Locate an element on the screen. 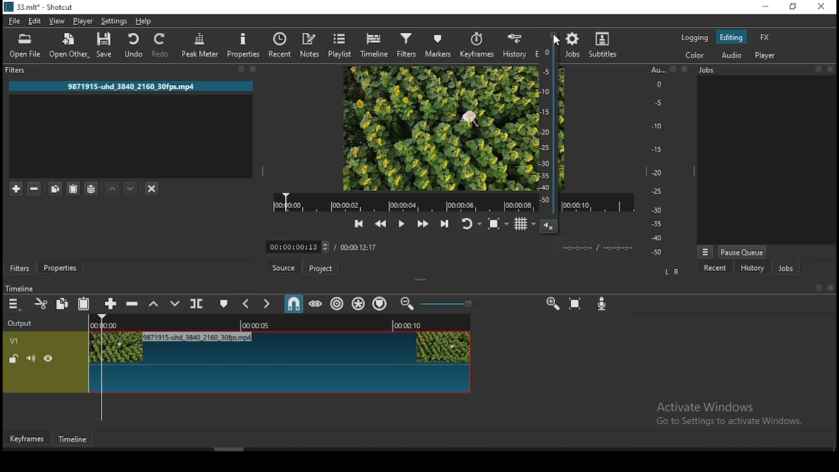 The image size is (839, 472). timeline is located at coordinates (73, 437).